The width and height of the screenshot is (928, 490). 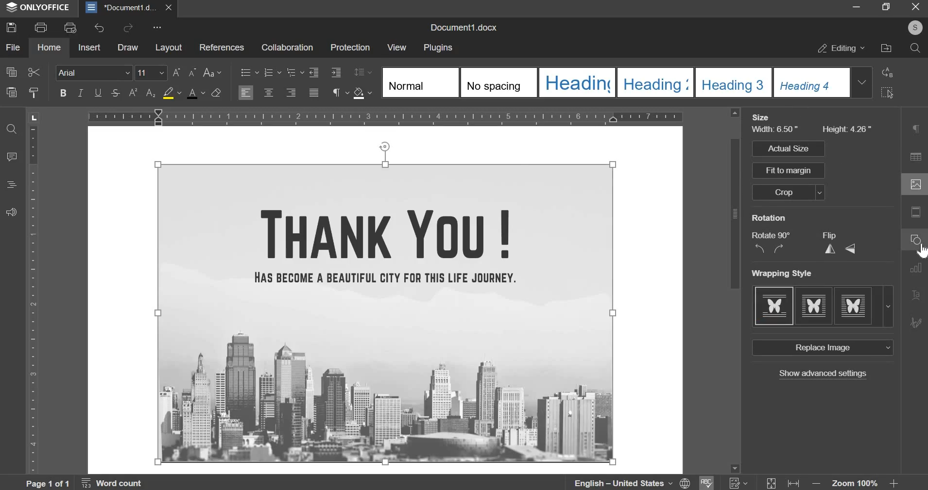 I want to click on Height 4.26", so click(x=849, y=130).